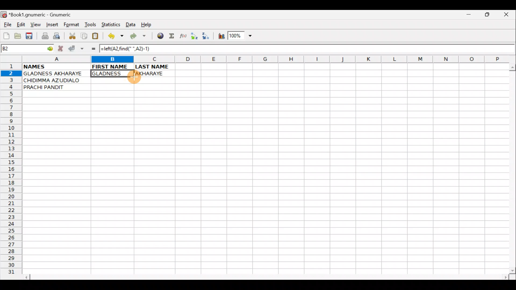 The width and height of the screenshot is (516, 290). I want to click on Print file, so click(44, 37).